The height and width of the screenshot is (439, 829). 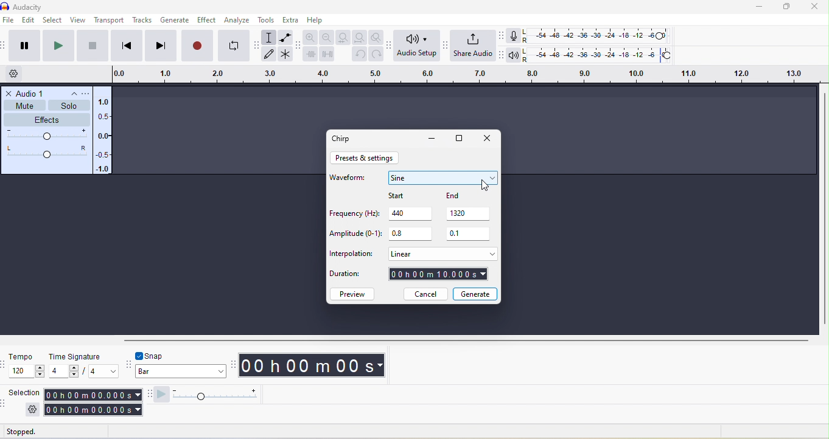 What do you see at coordinates (104, 136) in the screenshot?
I see `amplitude` at bounding box center [104, 136].